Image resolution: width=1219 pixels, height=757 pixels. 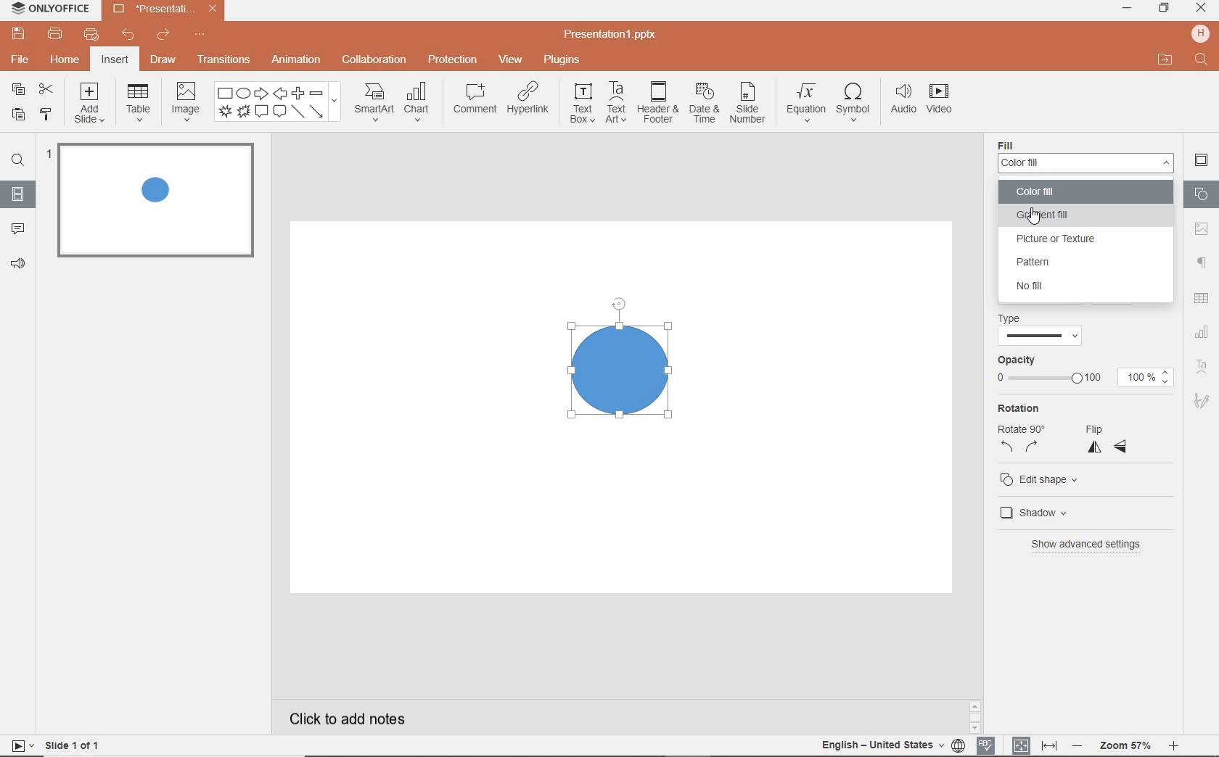 What do you see at coordinates (1047, 331) in the screenshot?
I see `line Type` at bounding box center [1047, 331].